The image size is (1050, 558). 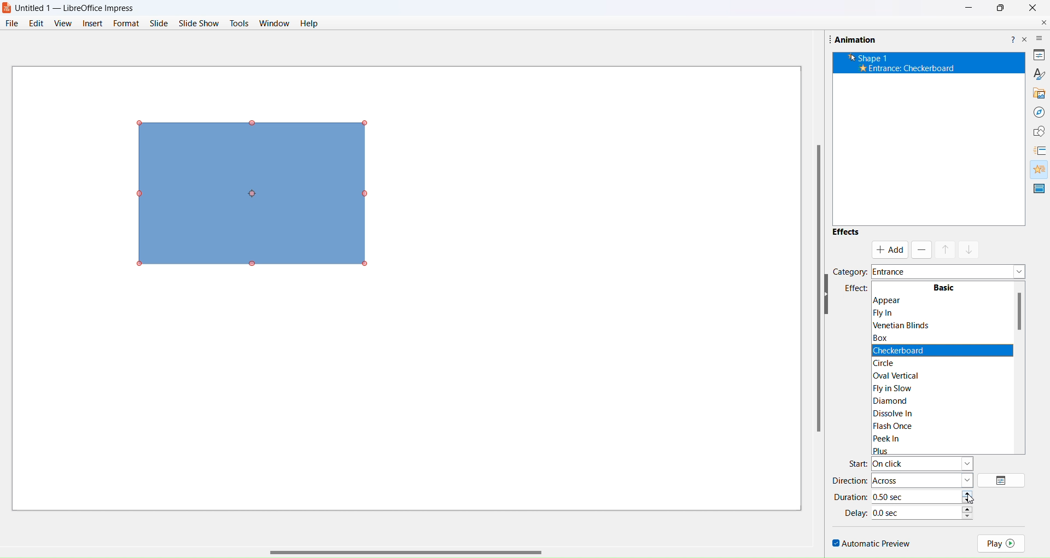 I want to click on gallery, so click(x=1037, y=93).